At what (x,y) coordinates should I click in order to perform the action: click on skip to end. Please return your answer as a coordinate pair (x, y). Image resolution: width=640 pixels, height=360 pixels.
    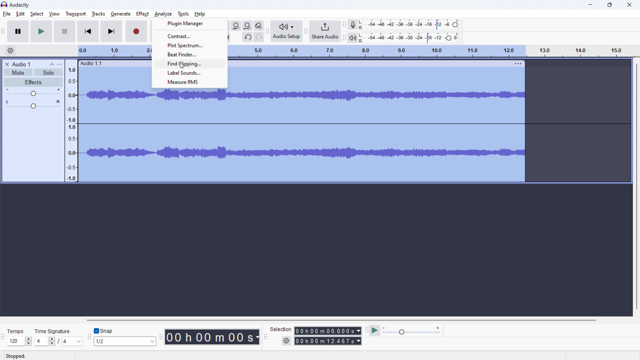
    Looking at the image, I should click on (112, 31).